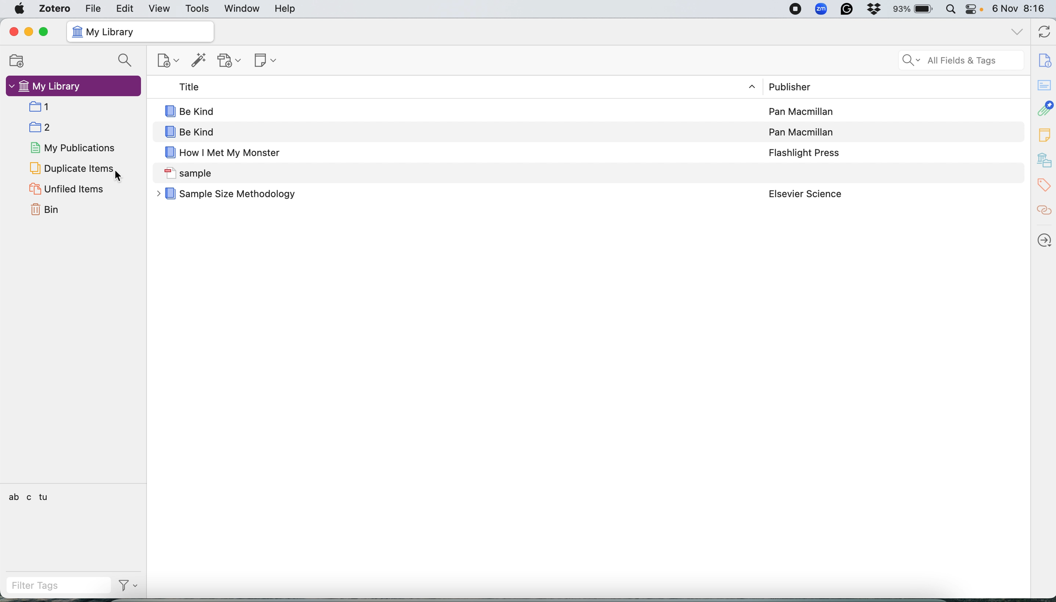 The image size is (1056, 602). What do you see at coordinates (443, 196) in the screenshot?
I see `Sample Size Methodology` at bounding box center [443, 196].